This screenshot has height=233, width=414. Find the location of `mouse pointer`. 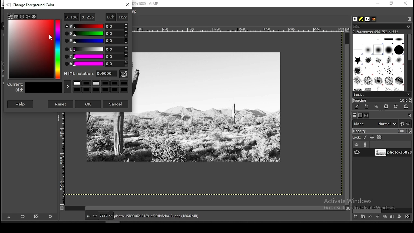

mouse pointer is located at coordinates (51, 38).